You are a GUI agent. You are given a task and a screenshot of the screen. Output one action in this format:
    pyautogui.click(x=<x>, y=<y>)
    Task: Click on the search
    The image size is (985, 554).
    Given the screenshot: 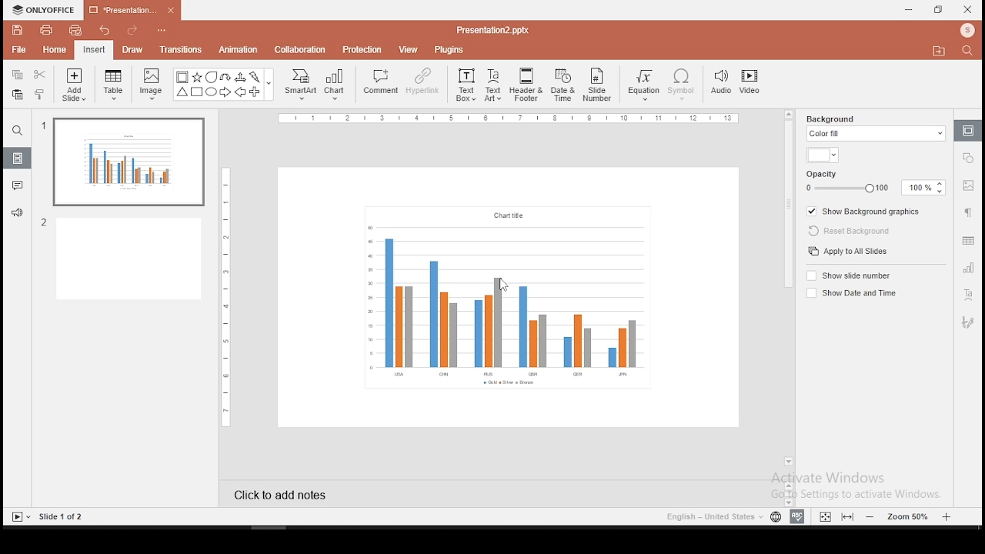 What is the action you would take?
    pyautogui.click(x=970, y=52)
    